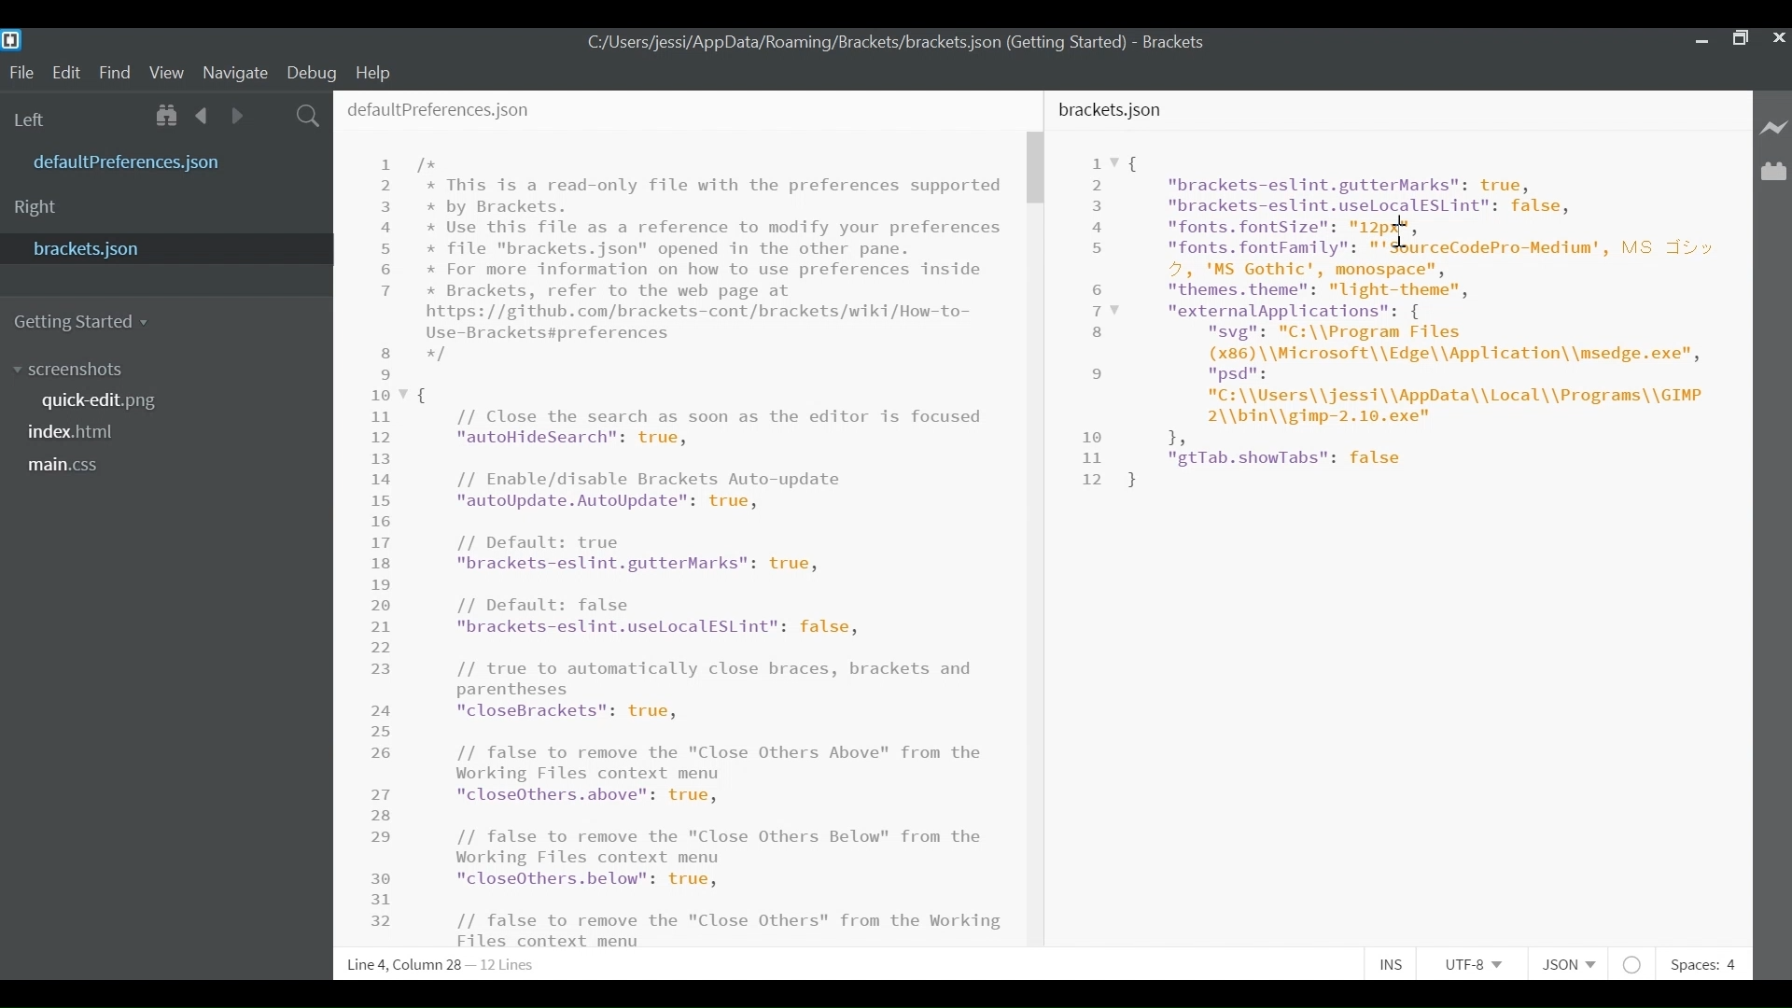 This screenshot has height=1008, width=1792. Describe the element at coordinates (371, 71) in the screenshot. I see `Help` at that location.